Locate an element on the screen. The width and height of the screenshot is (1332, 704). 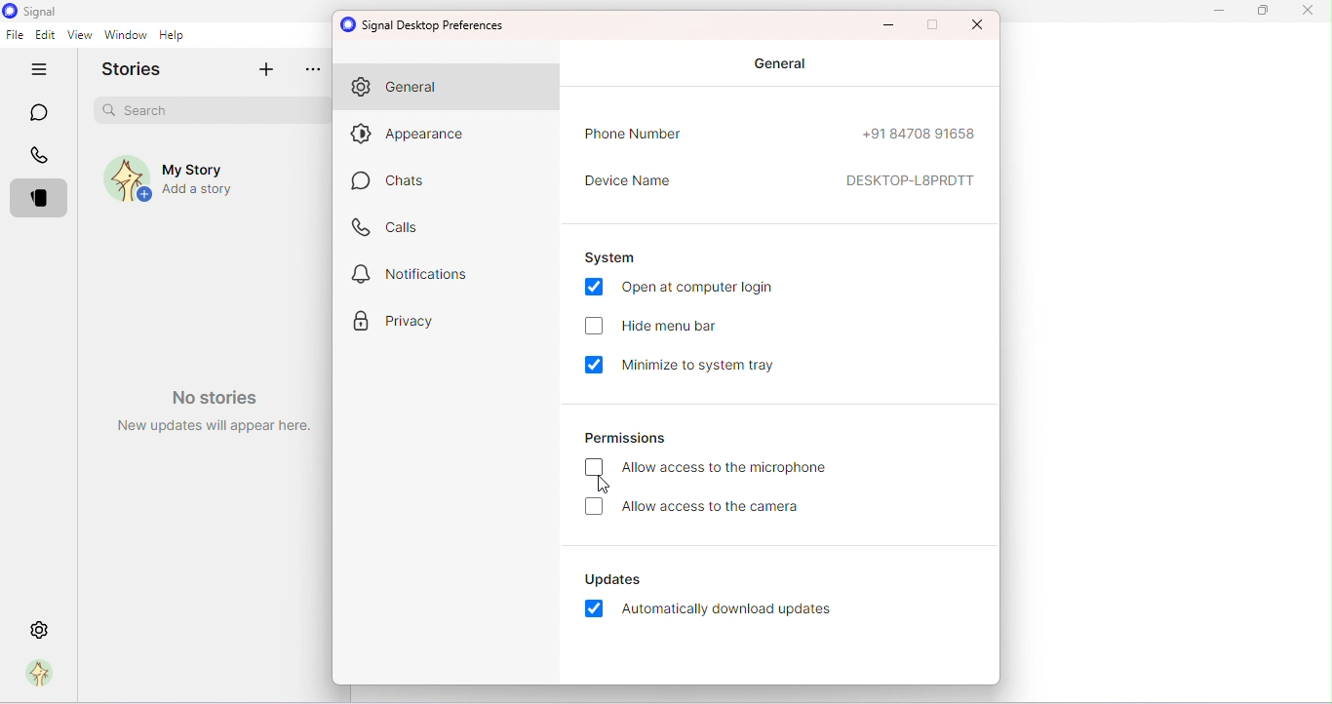
cursor is located at coordinates (600, 484).